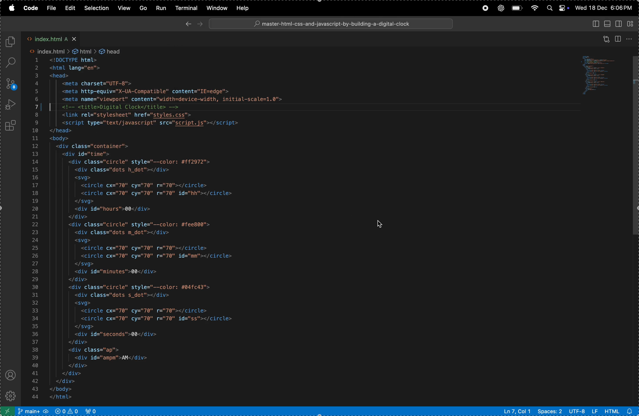 The height and width of the screenshot is (416, 639). Describe the element at coordinates (31, 8) in the screenshot. I see `code` at that location.